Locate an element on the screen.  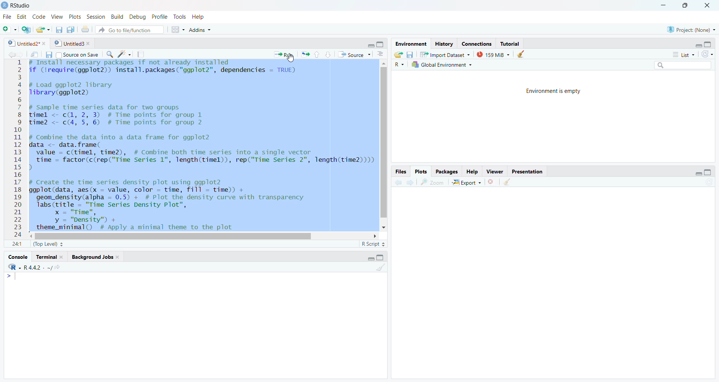
Minimize is located at coordinates (369, 258).